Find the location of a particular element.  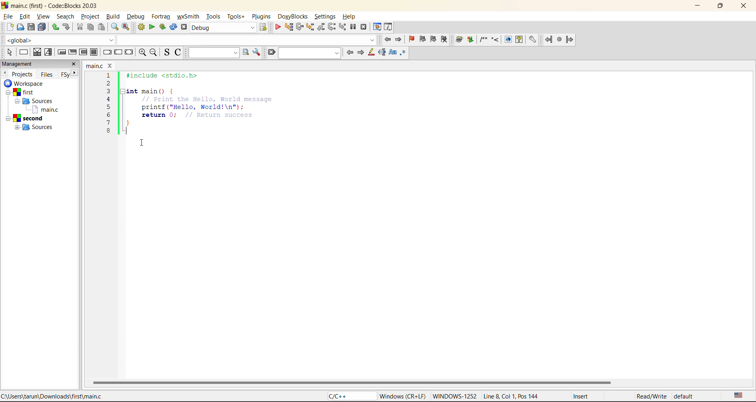

abort is located at coordinates (184, 27).